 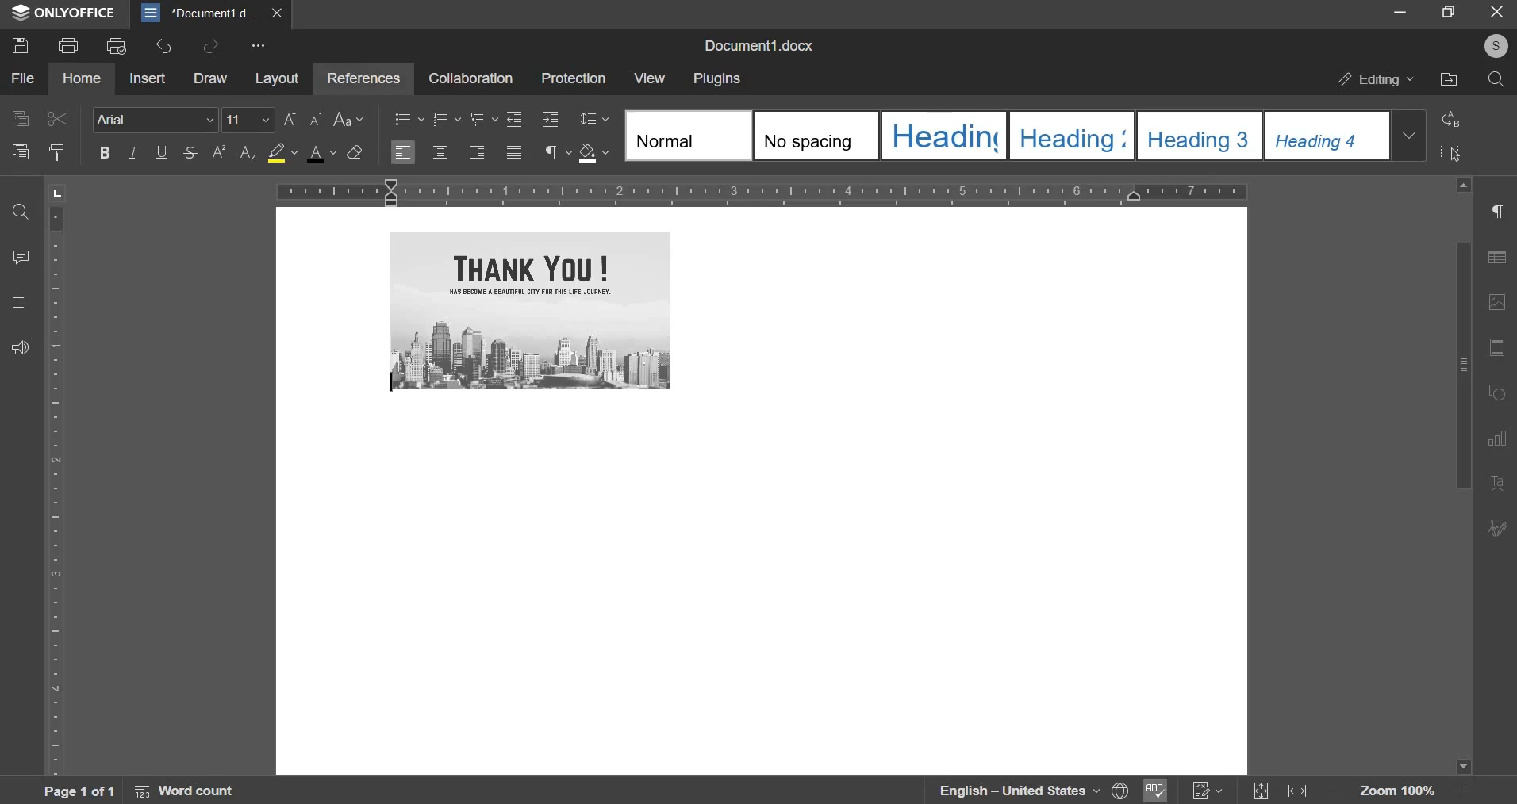 I want to click on Set Document Language, so click(x=1120, y=790).